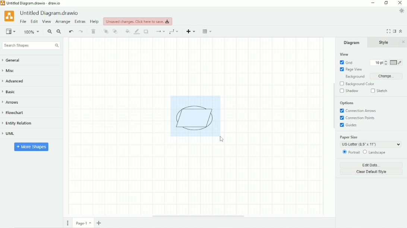 The width and height of the screenshot is (407, 228). What do you see at coordinates (401, 31) in the screenshot?
I see `Collapse/Expand` at bounding box center [401, 31].